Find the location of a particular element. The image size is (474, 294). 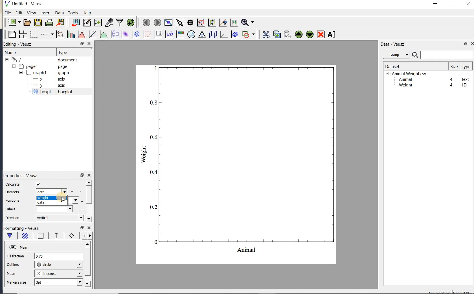

insert is located at coordinates (45, 13).